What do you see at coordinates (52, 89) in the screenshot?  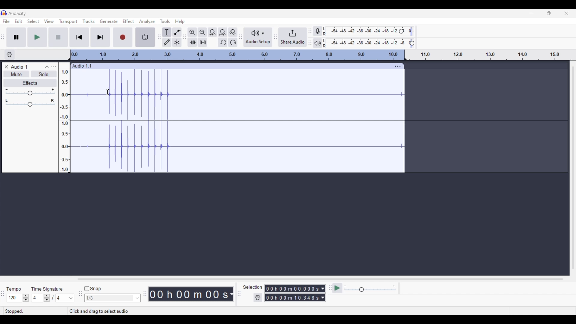 I see `Maximum gain` at bounding box center [52, 89].